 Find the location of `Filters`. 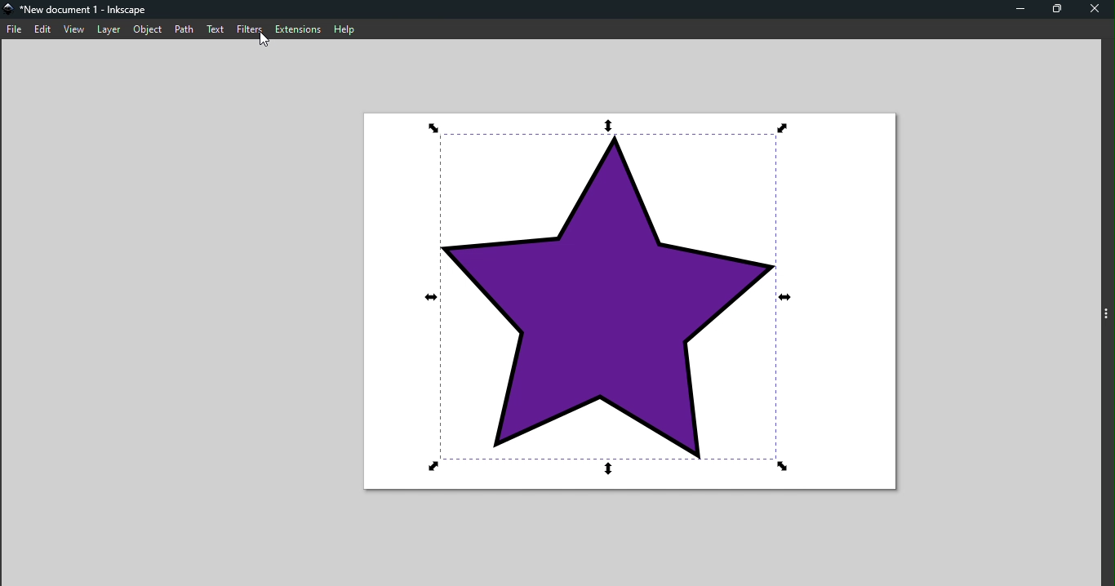

Filters is located at coordinates (249, 29).